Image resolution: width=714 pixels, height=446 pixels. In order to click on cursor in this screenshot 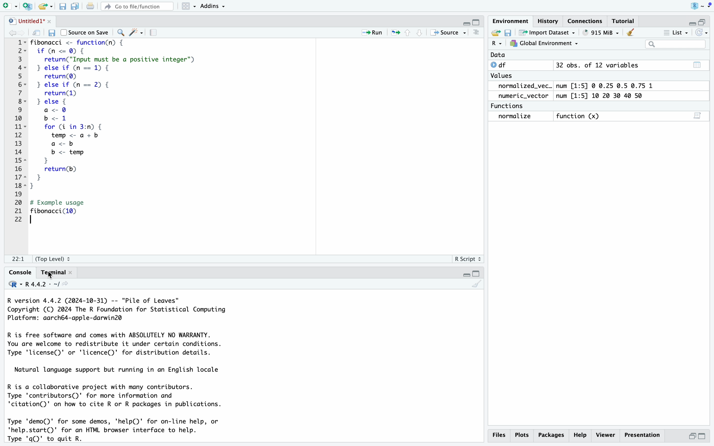, I will do `click(50, 273)`.